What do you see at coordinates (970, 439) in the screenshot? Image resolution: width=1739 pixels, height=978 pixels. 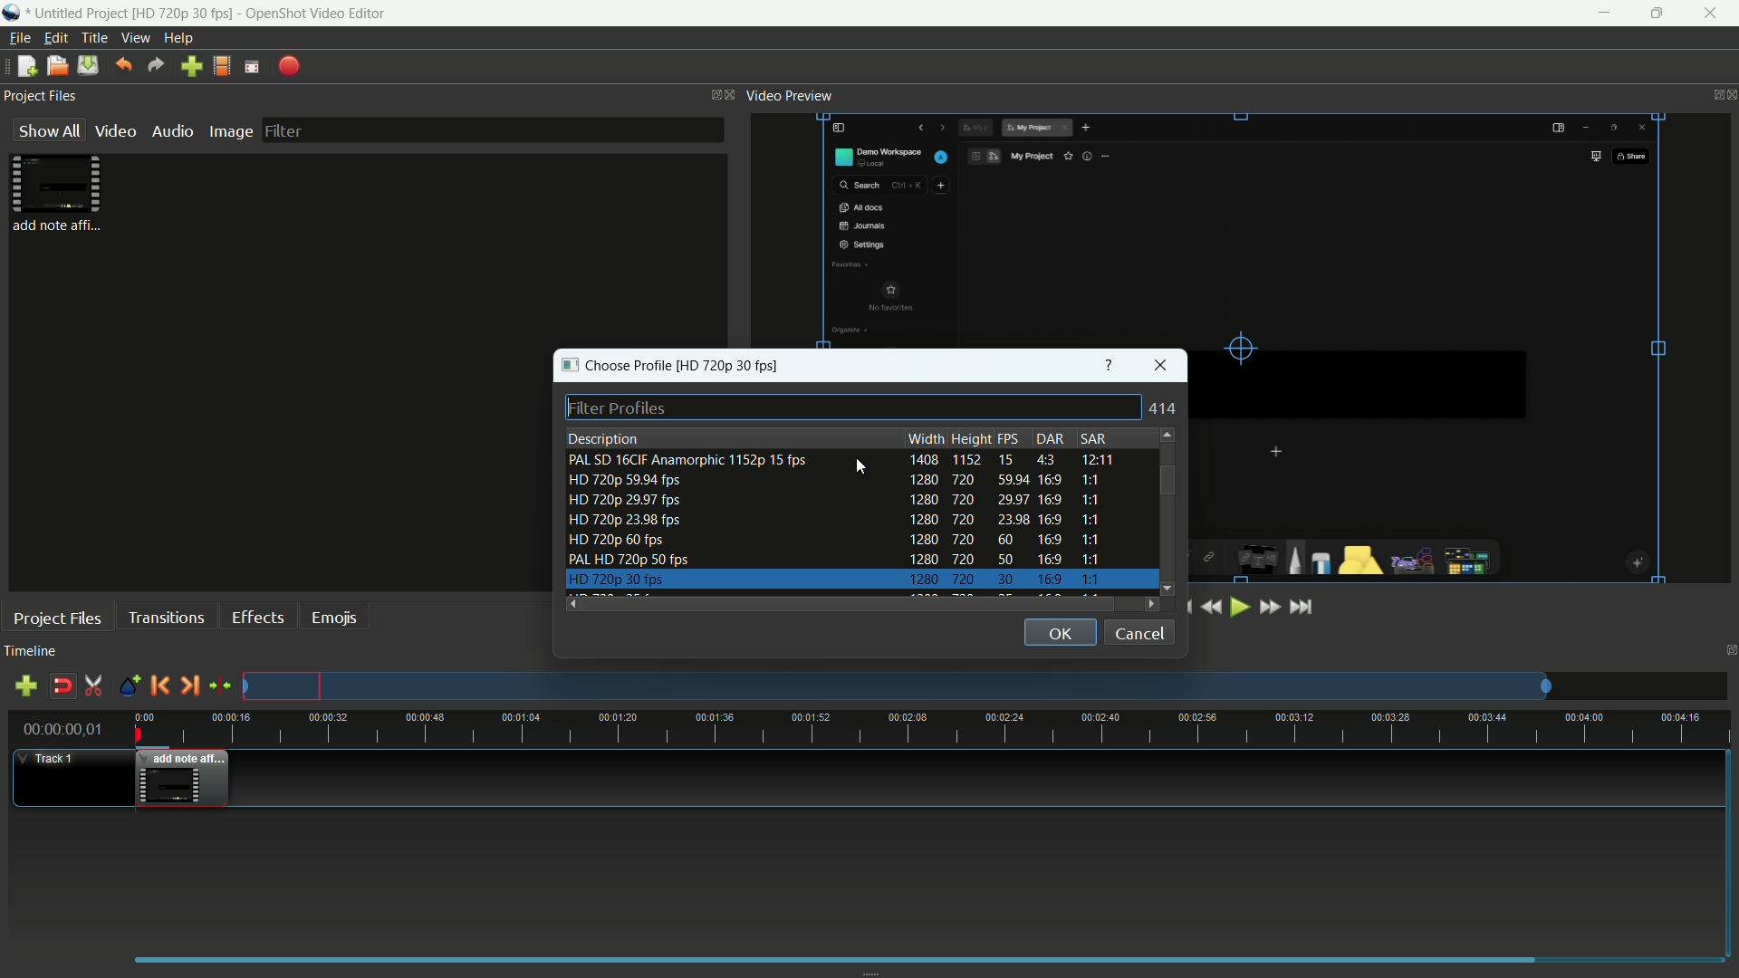 I see `height` at bounding box center [970, 439].